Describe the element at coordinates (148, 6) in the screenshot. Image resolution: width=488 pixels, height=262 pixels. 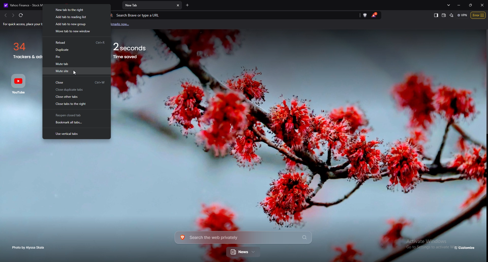
I see `New tab` at that location.